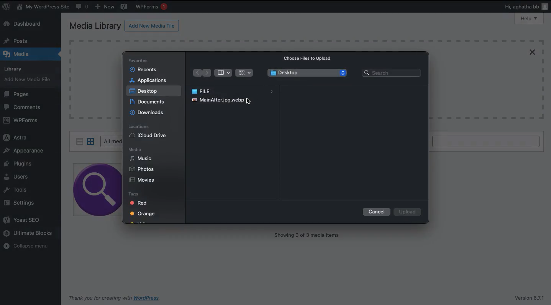  Describe the element at coordinates (148, 80) in the screenshot. I see `Applications` at that location.